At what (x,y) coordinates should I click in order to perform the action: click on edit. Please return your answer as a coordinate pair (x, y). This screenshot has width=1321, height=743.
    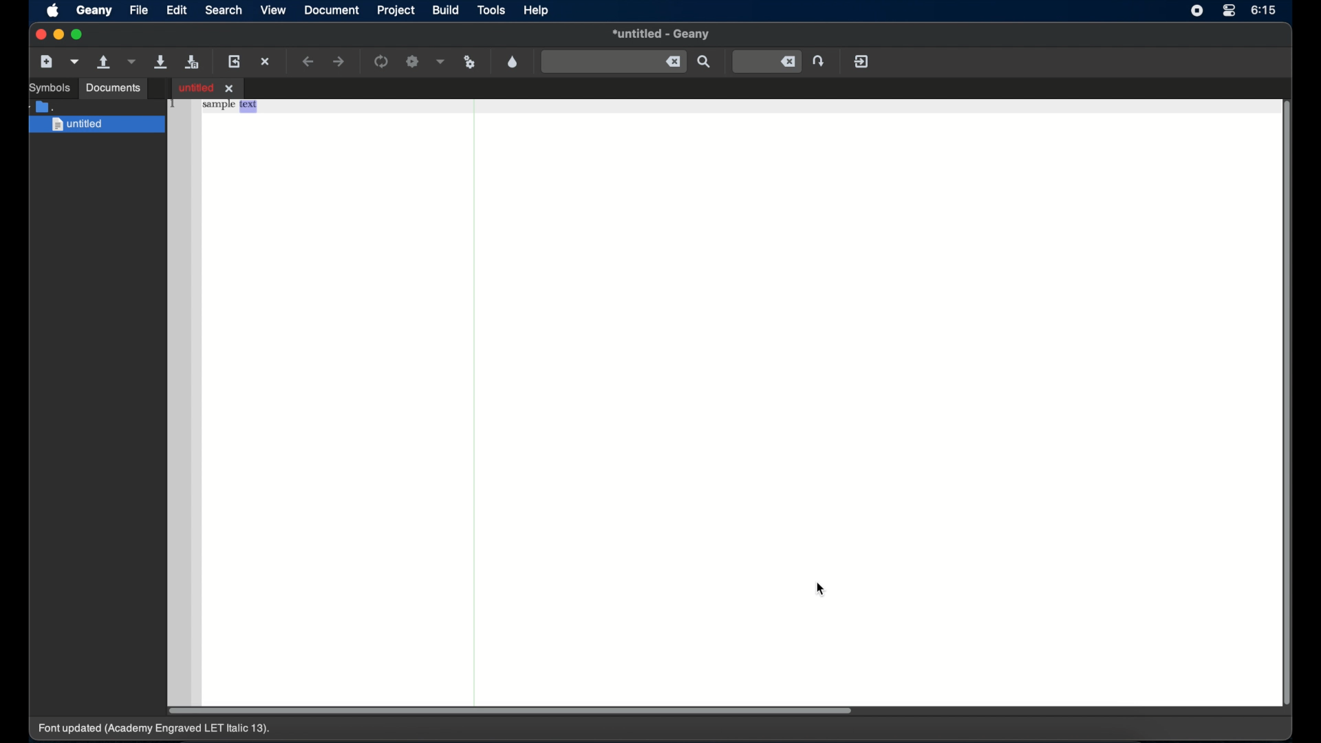
    Looking at the image, I should click on (178, 10).